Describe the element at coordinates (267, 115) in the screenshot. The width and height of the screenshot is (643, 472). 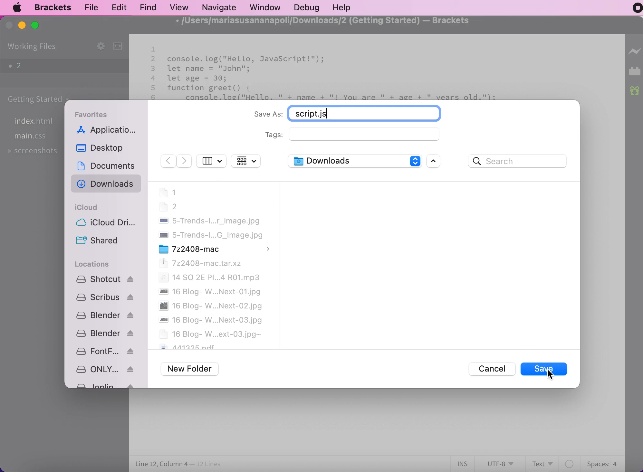
I see `save as:` at that location.